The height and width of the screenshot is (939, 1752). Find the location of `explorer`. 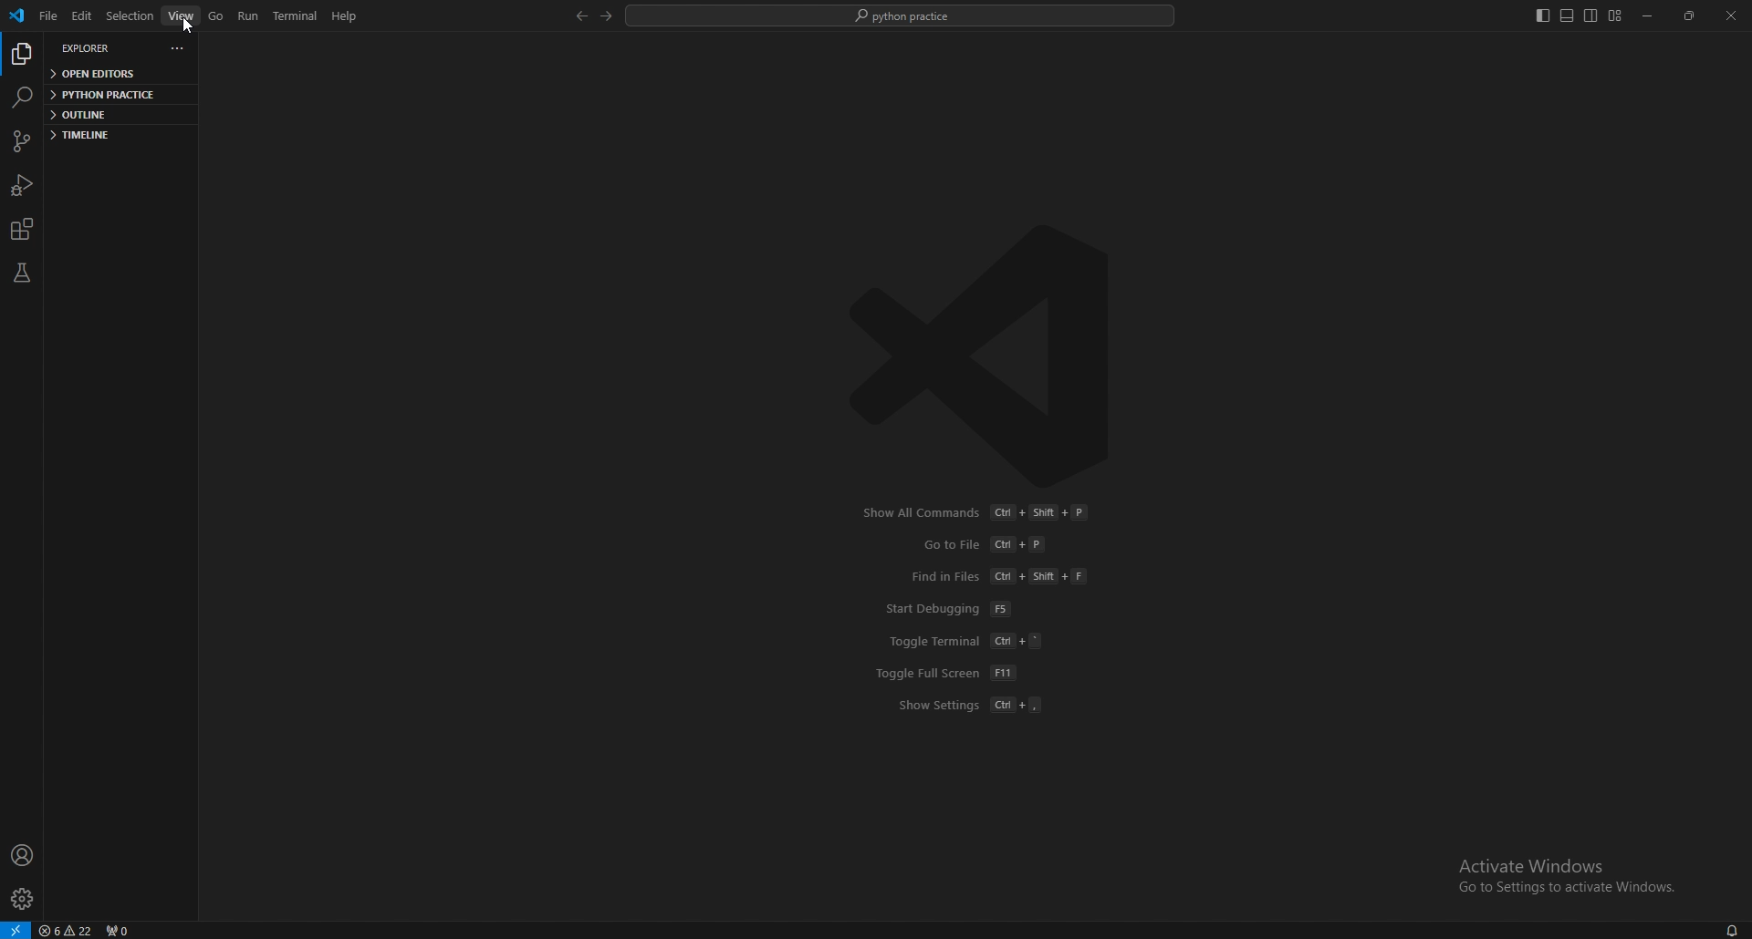

explorer is located at coordinates (20, 56).